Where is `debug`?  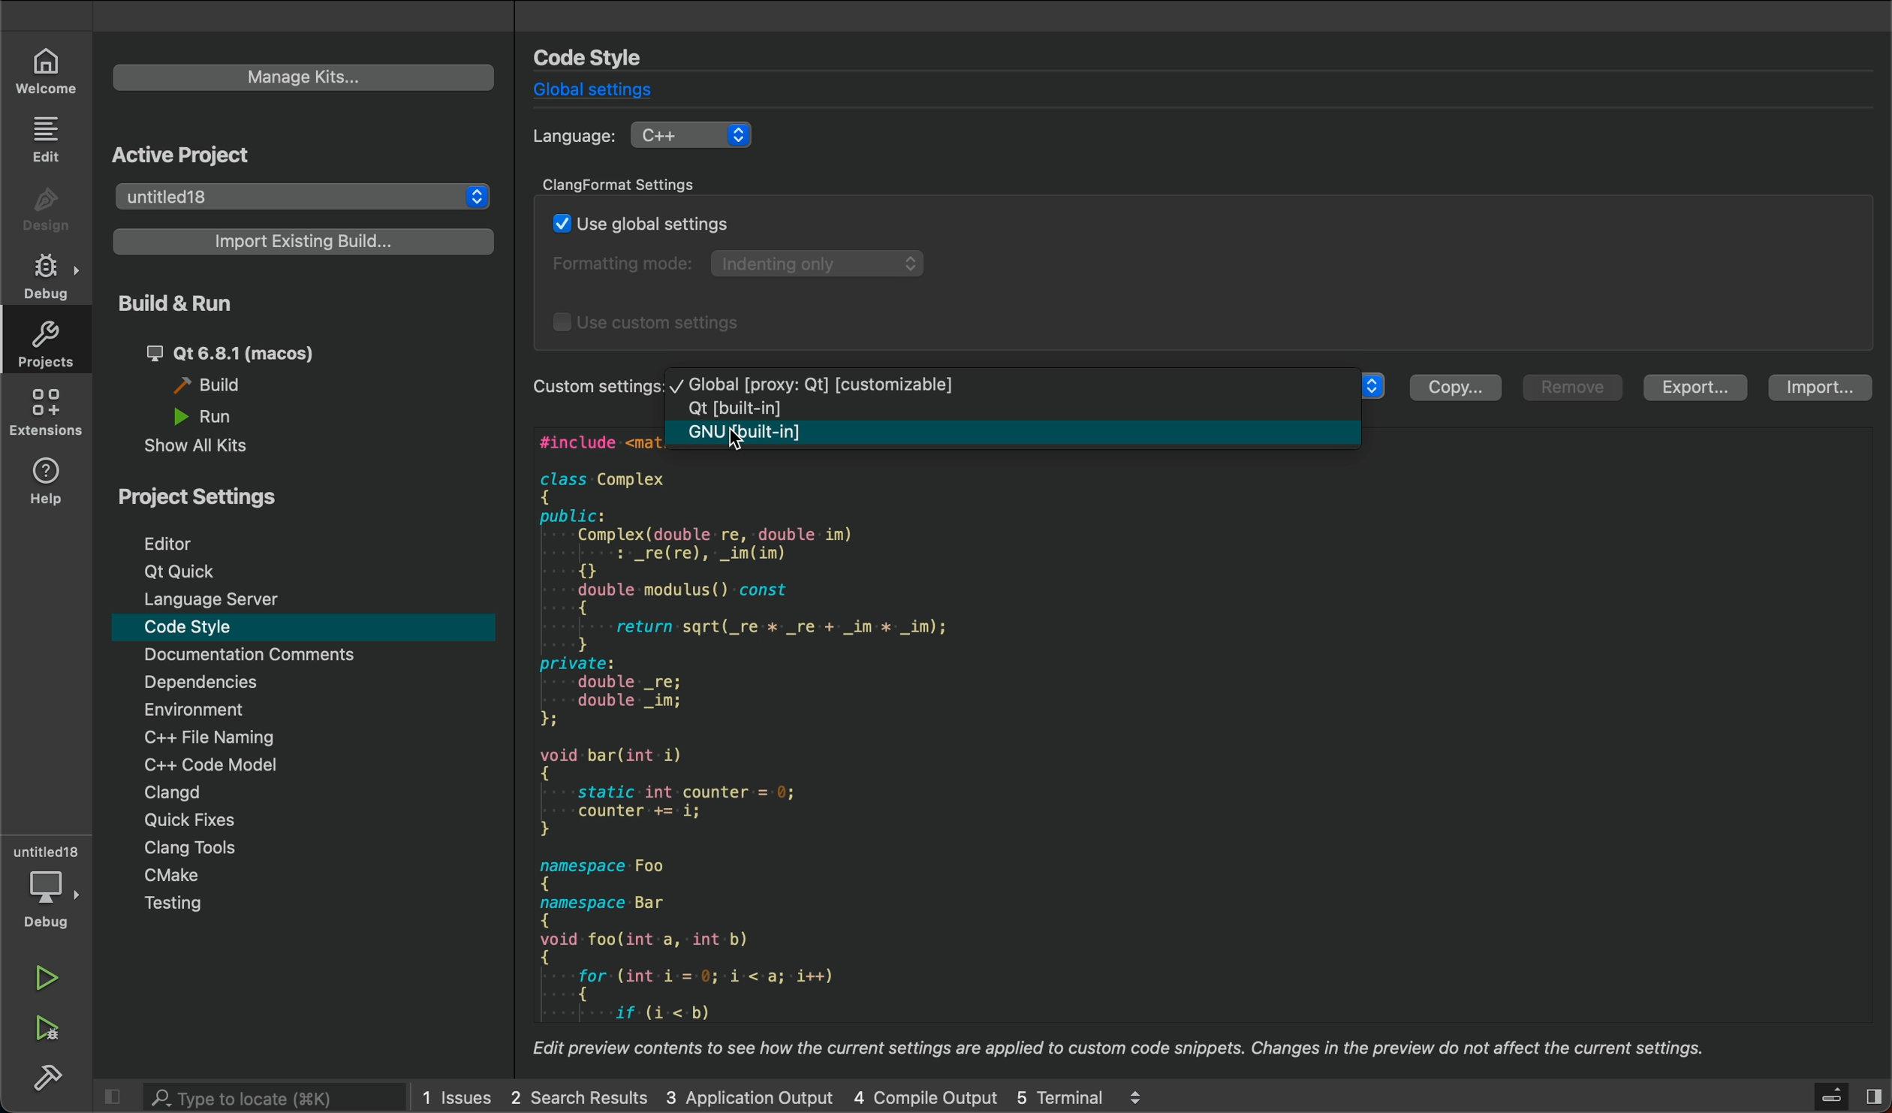
debug is located at coordinates (47, 276).